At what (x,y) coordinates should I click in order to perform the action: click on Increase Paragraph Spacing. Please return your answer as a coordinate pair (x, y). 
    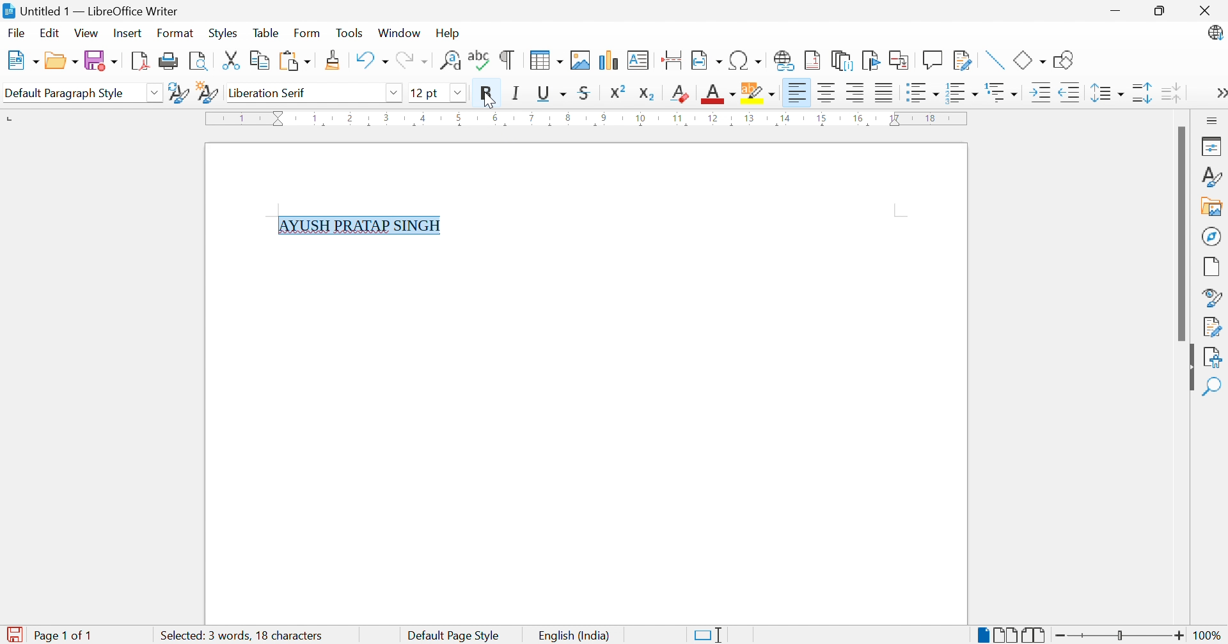
    Looking at the image, I should click on (1141, 92).